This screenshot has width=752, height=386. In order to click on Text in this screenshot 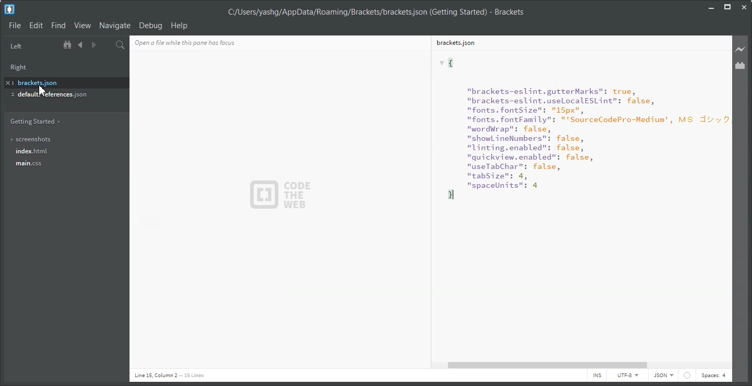, I will do `click(169, 376)`.